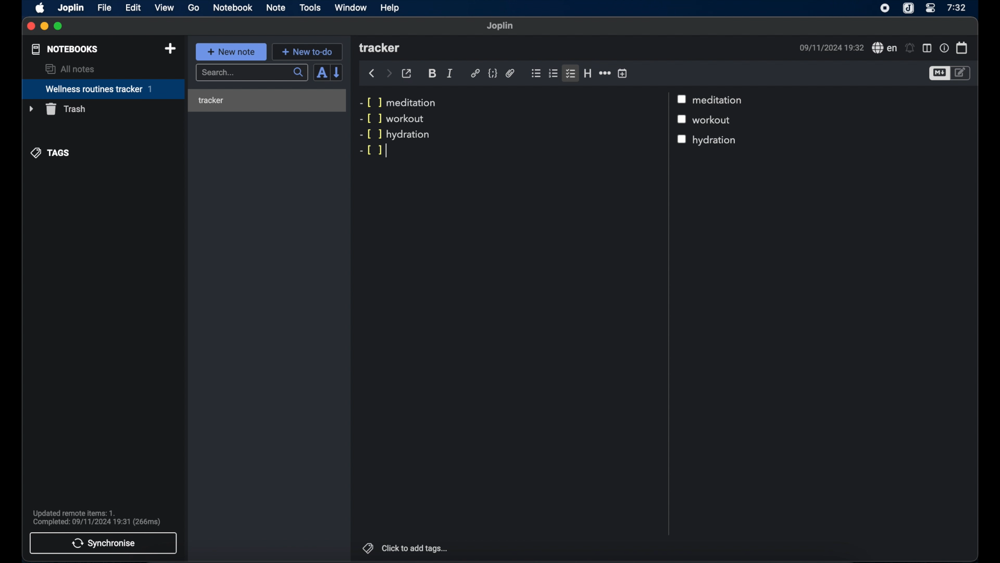  I want to click on control center, so click(931, 8).